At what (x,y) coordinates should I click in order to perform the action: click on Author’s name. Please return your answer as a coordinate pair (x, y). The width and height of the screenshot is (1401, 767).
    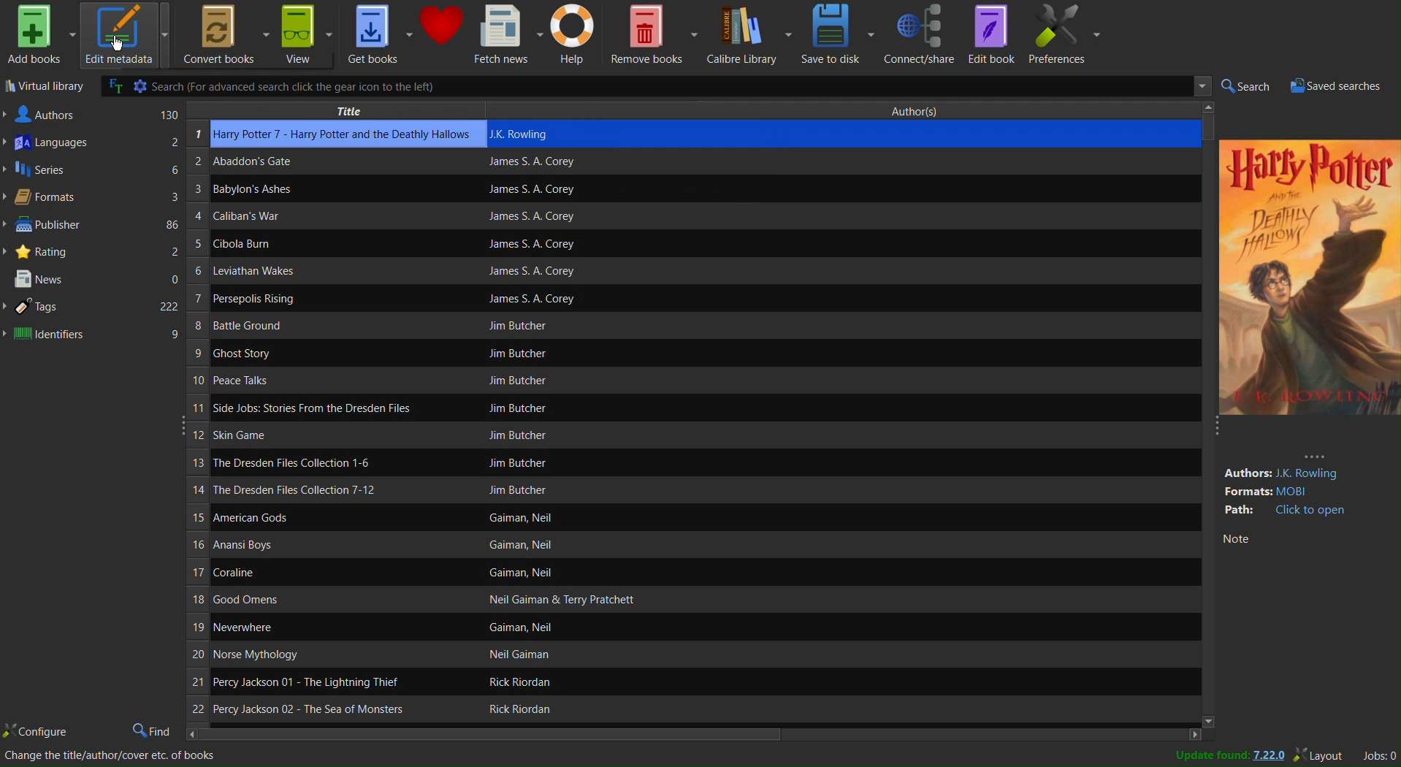
    Looking at the image, I should click on (682, 188).